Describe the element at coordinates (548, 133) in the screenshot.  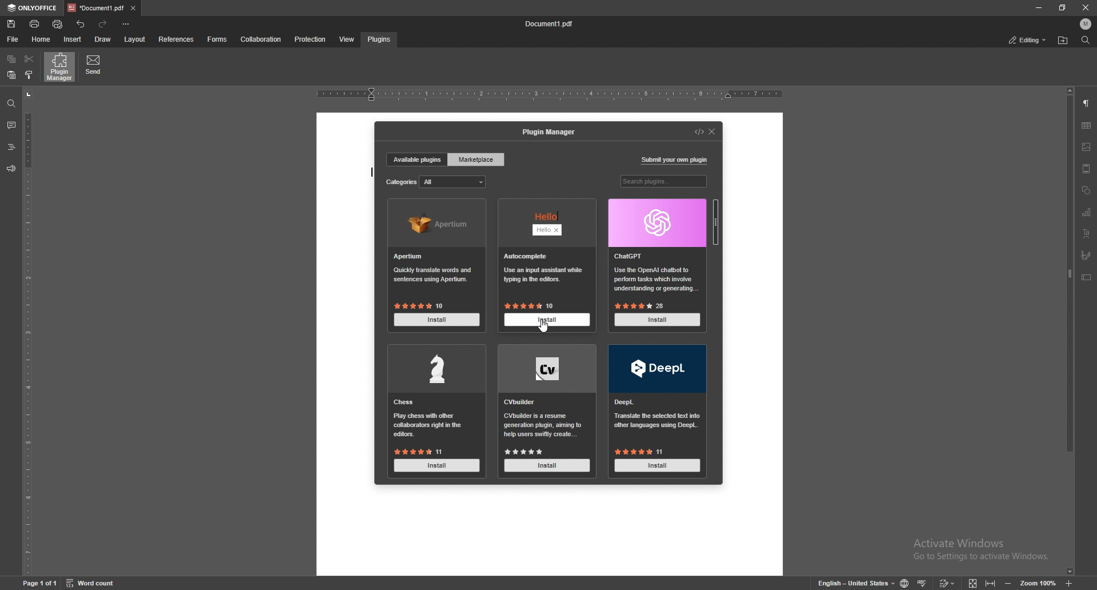
I see `plugin manager` at that location.